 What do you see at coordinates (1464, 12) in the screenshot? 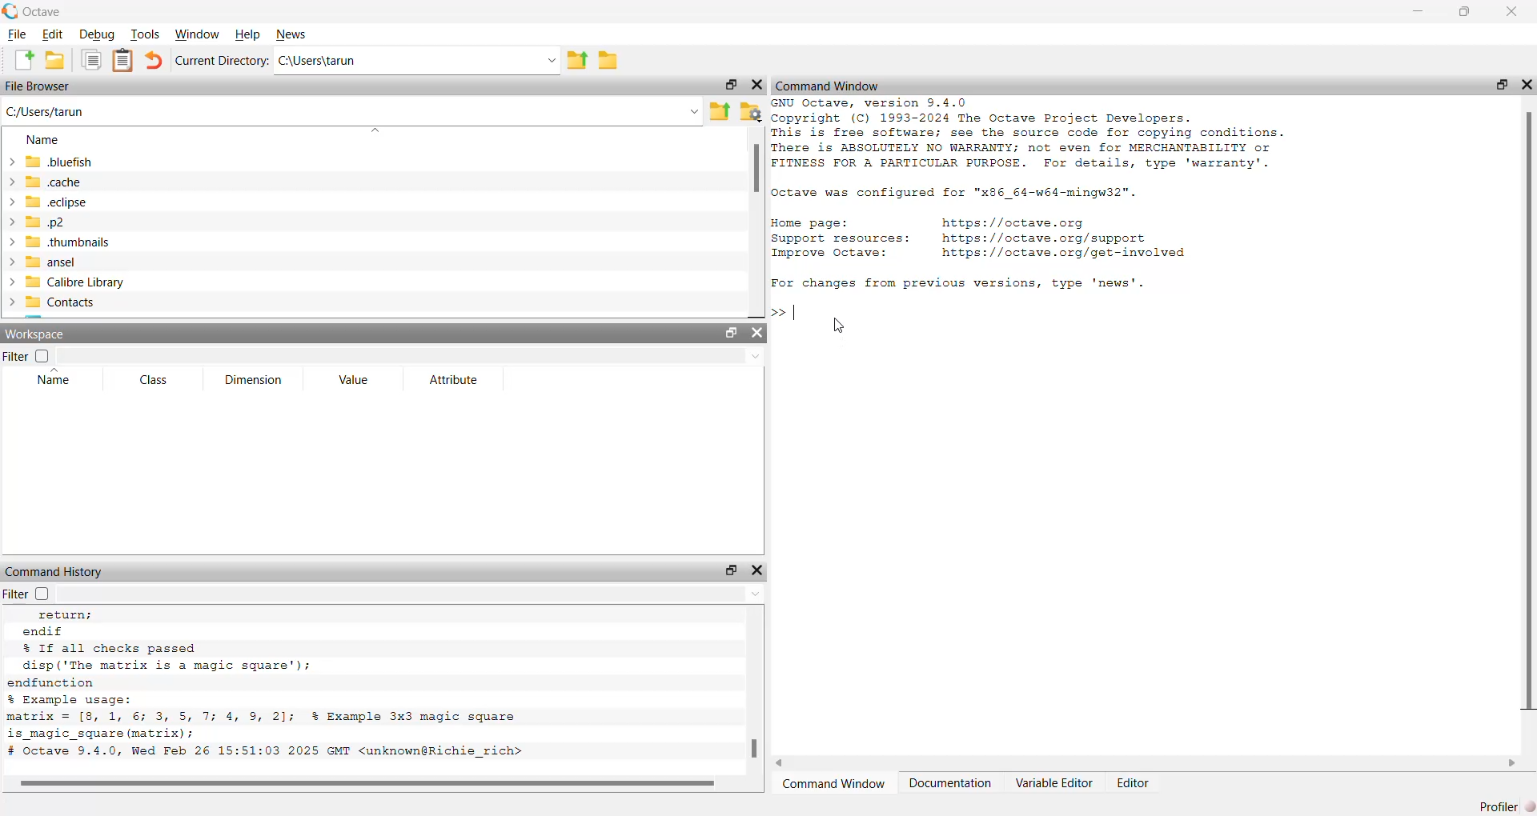
I see `maximize` at bounding box center [1464, 12].